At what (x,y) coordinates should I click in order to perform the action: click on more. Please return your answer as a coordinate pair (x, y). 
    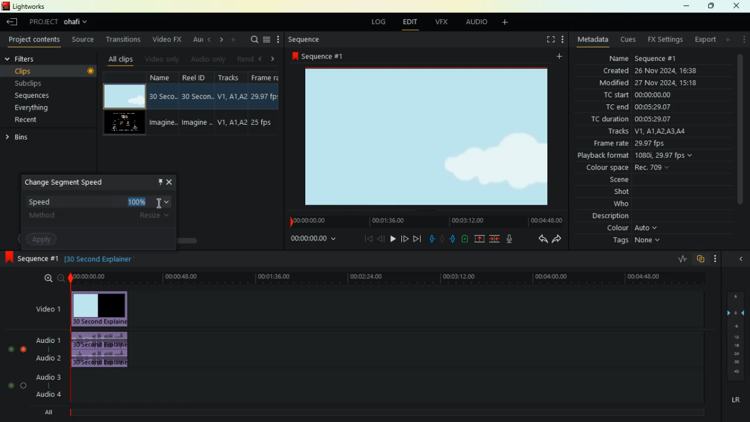
    Looking at the image, I should click on (279, 40).